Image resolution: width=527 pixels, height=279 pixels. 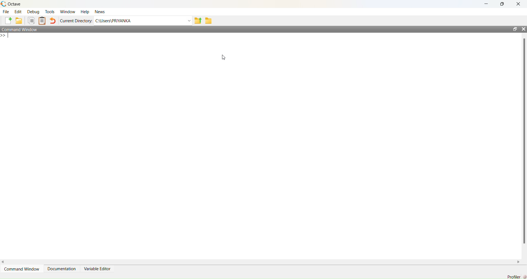 I want to click on share folder, so click(x=198, y=20).